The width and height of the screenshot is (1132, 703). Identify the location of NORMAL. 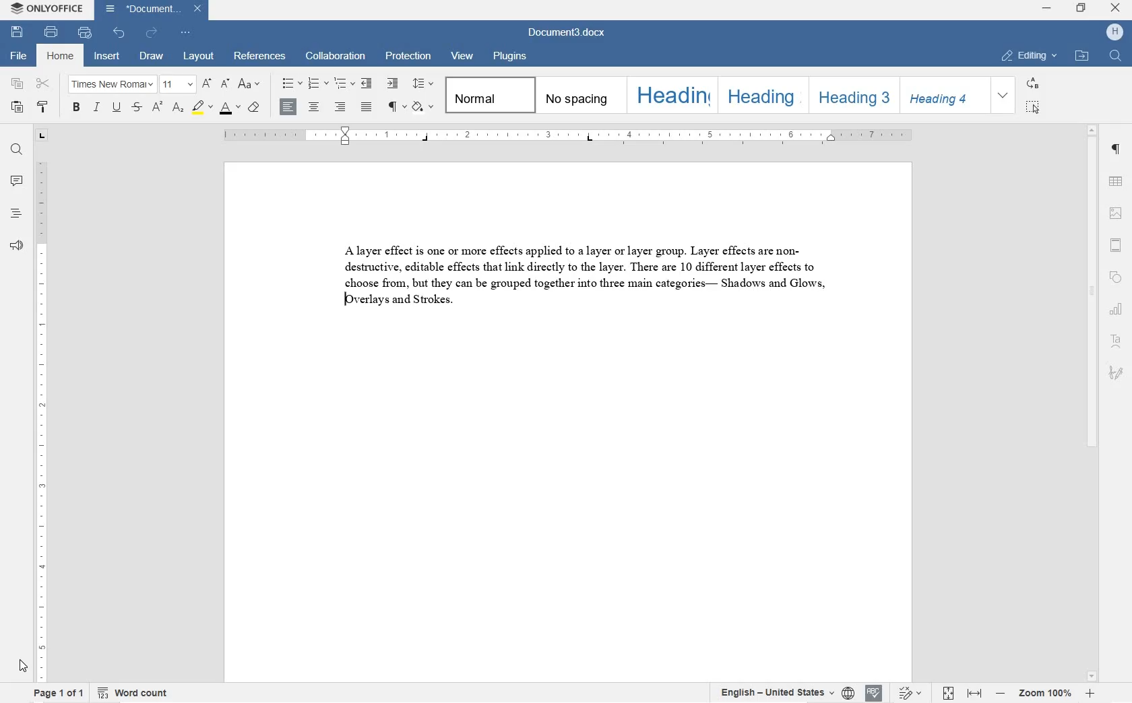
(489, 95).